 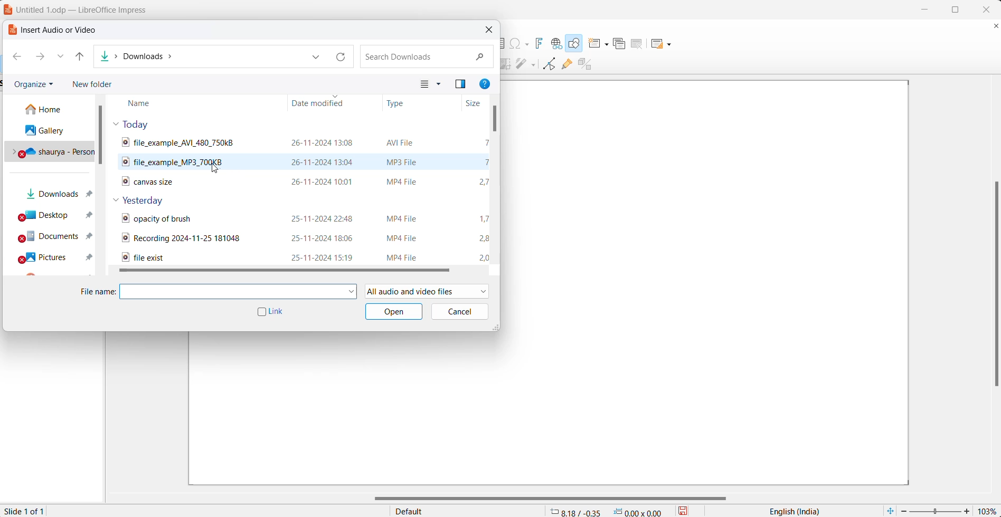 I want to click on toggle extrusion, so click(x=587, y=64).